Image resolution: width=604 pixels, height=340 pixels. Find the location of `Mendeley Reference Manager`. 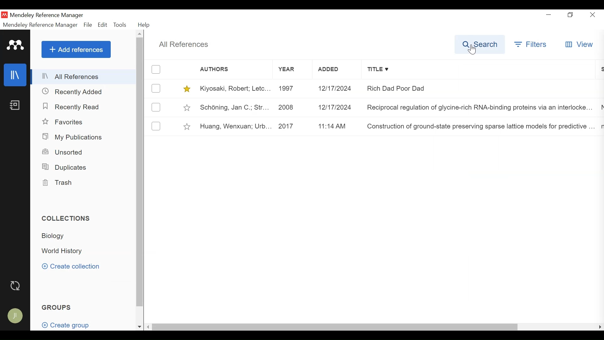

Mendeley Reference Manager is located at coordinates (57, 15).